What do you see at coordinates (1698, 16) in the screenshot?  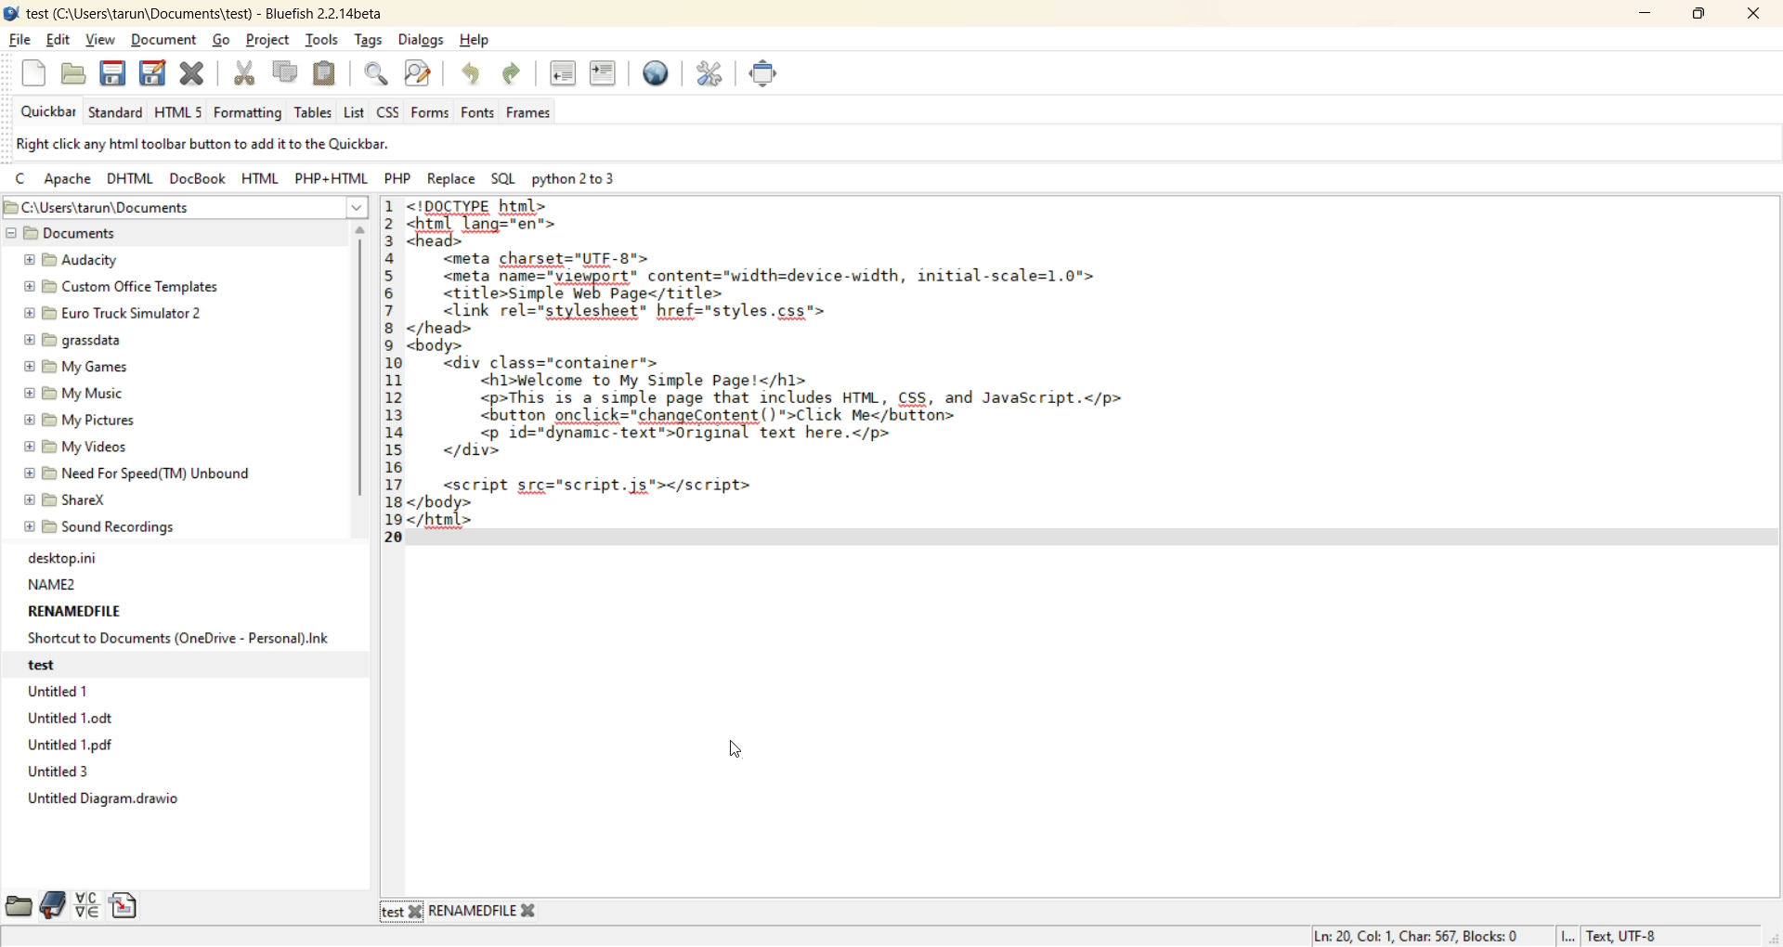 I see `maximize` at bounding box center [1698, 16].